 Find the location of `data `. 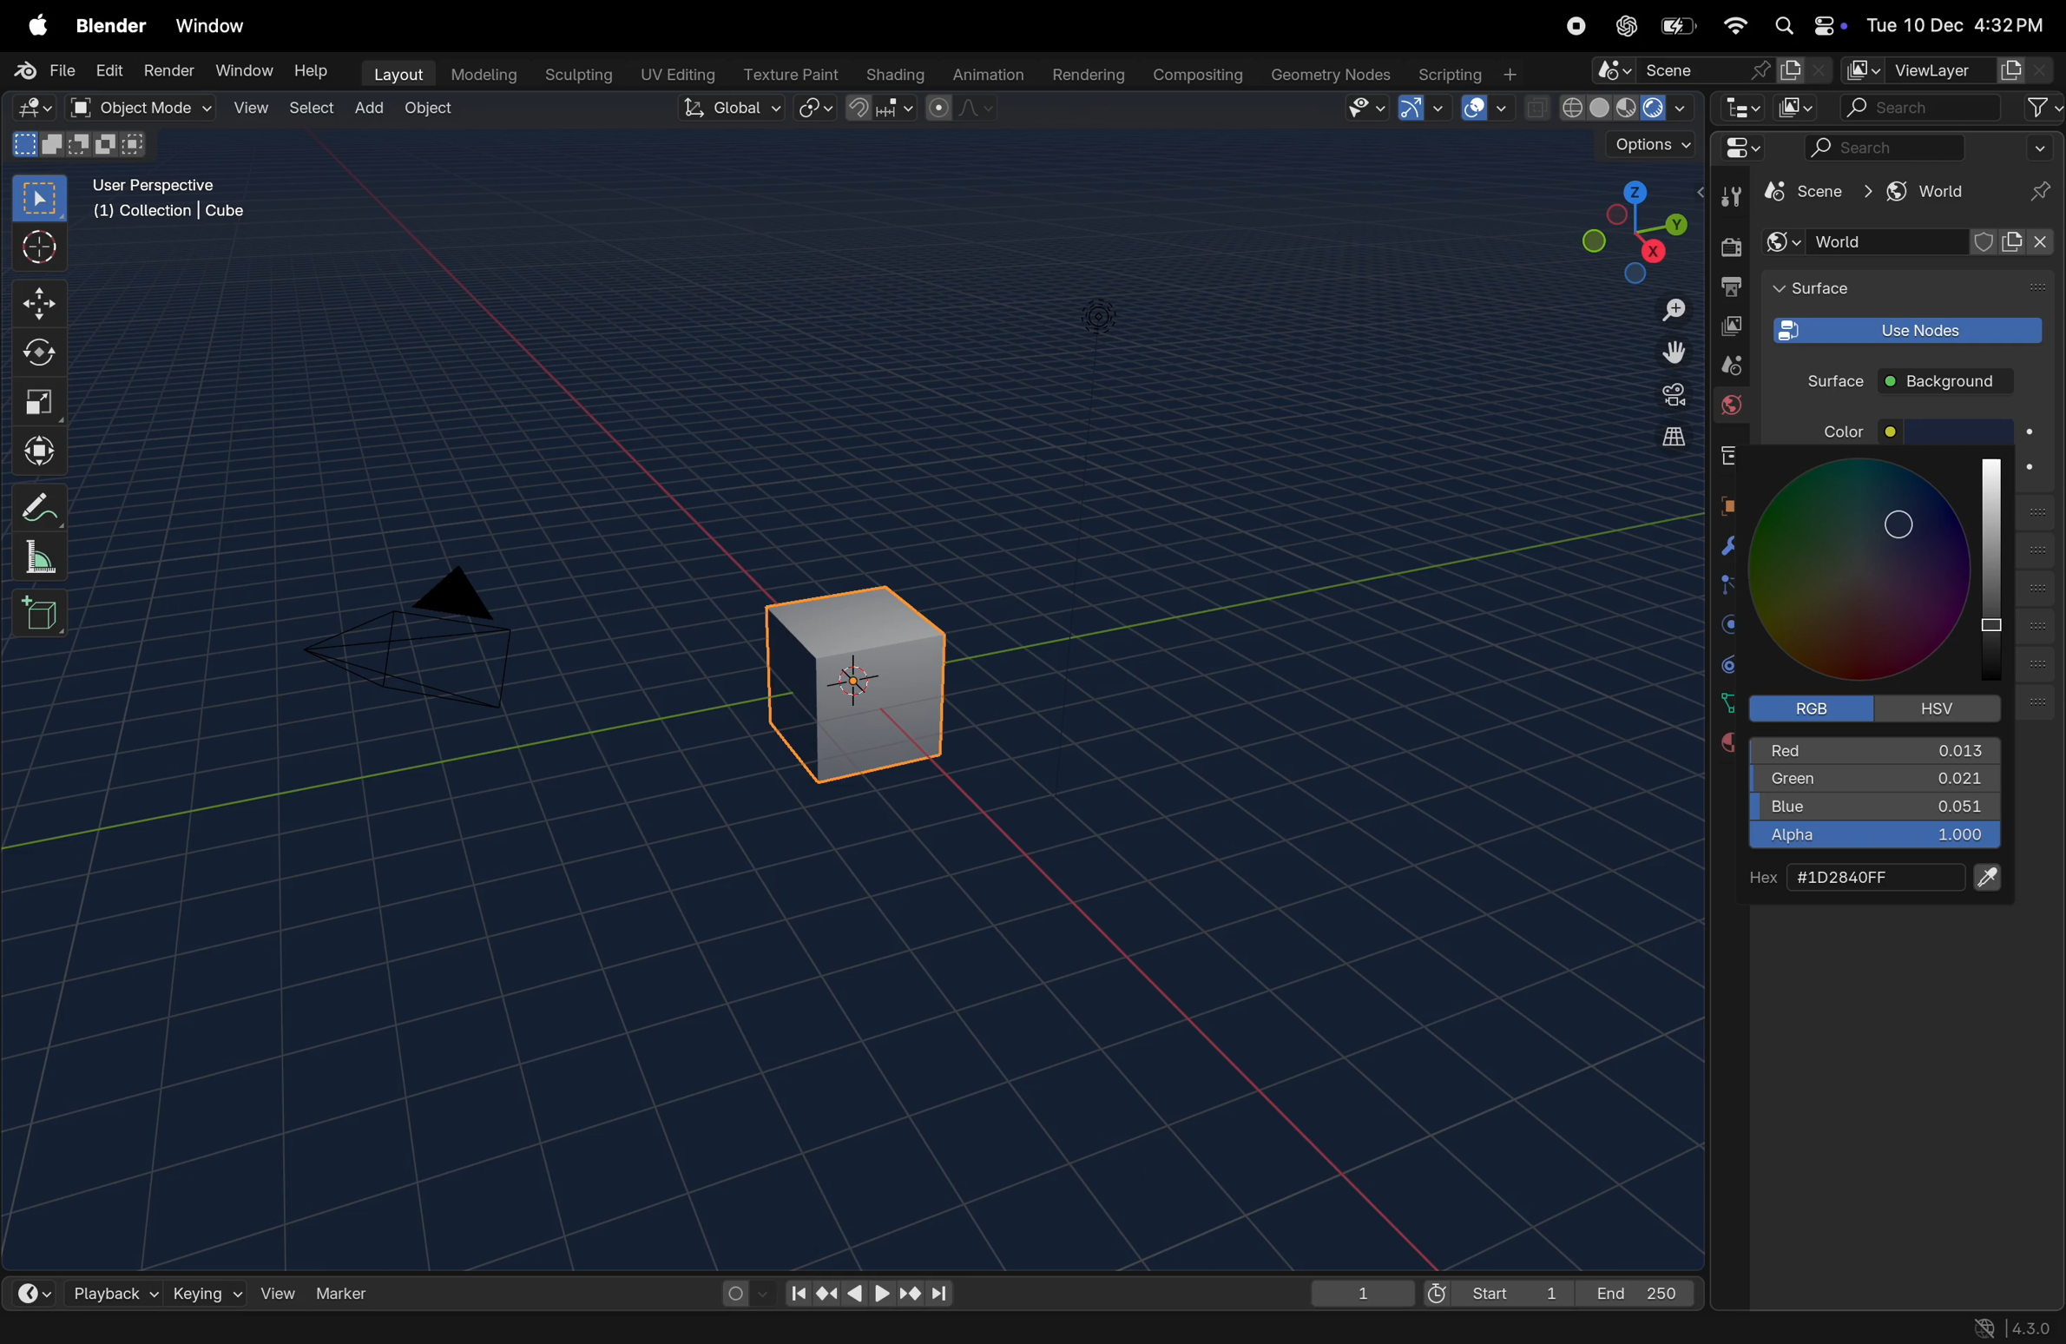

data  is located at coordinates (1727, 702).